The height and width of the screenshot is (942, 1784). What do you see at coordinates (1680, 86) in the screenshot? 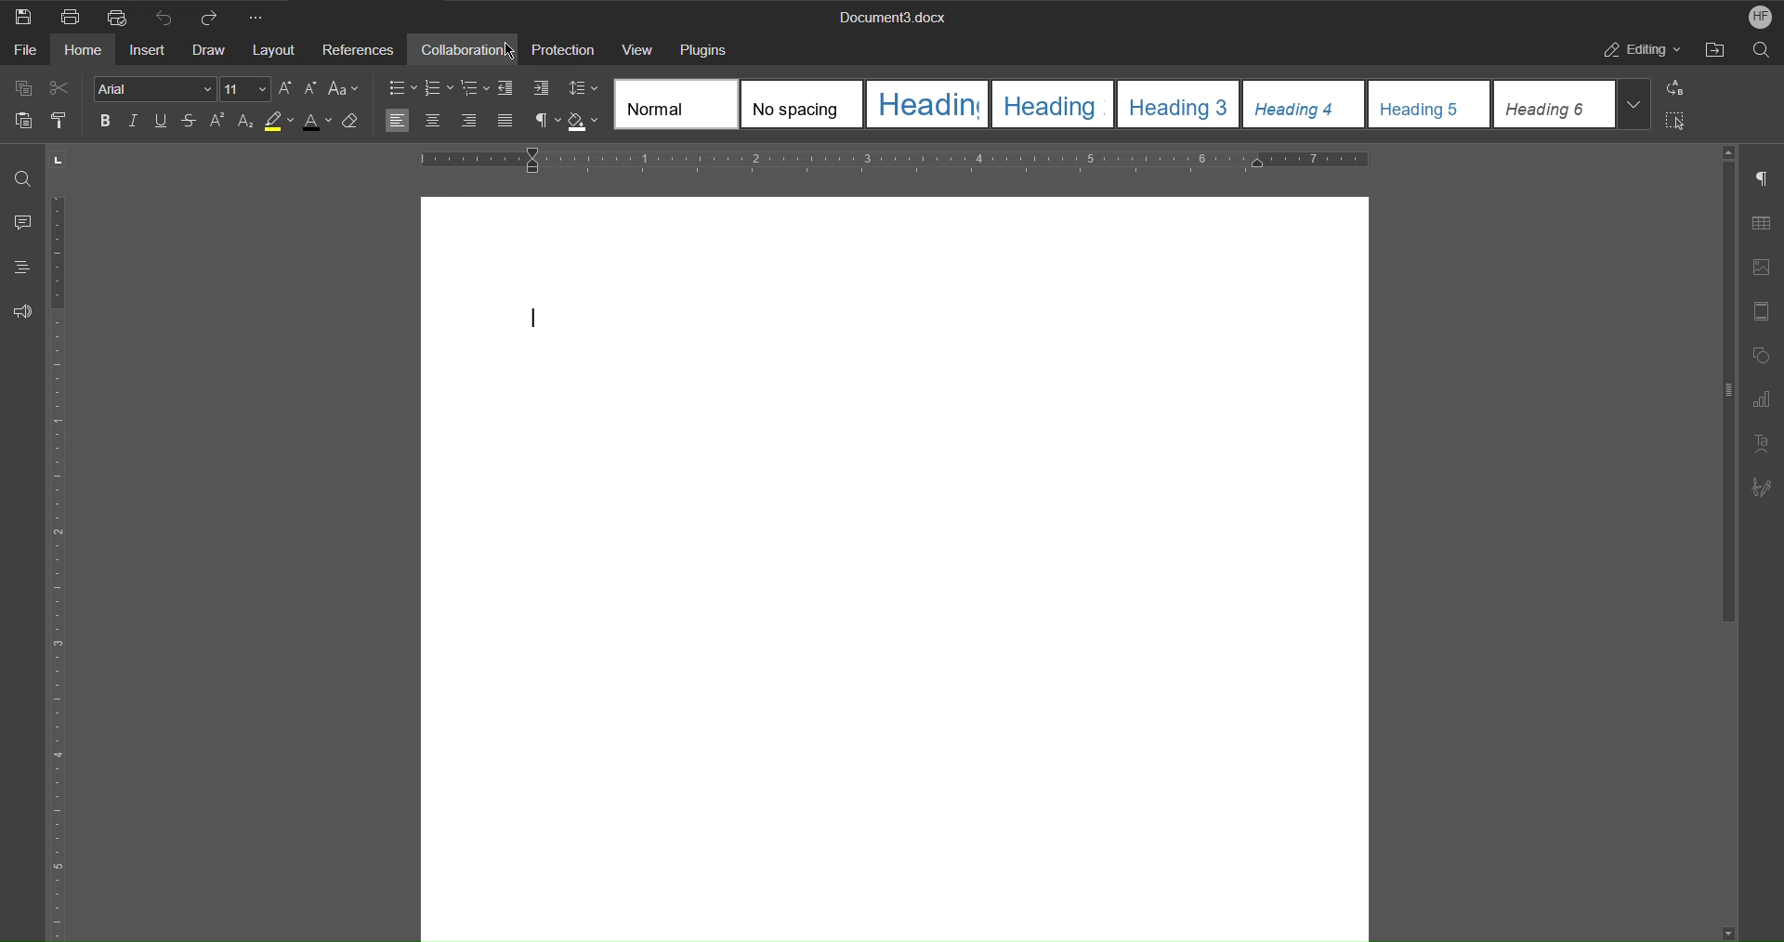
I see `Replace` at bounding box center [1680, 86].